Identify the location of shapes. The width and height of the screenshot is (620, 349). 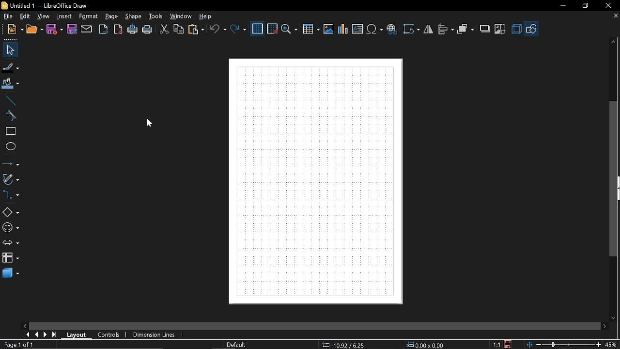
(531, 29).